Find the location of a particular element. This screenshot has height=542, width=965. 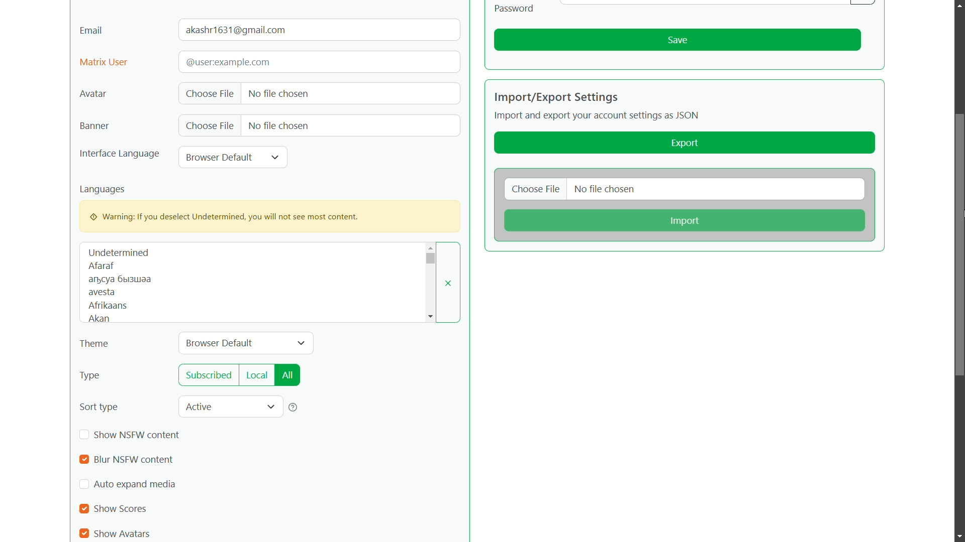

help is located at coordinates (294, 407).